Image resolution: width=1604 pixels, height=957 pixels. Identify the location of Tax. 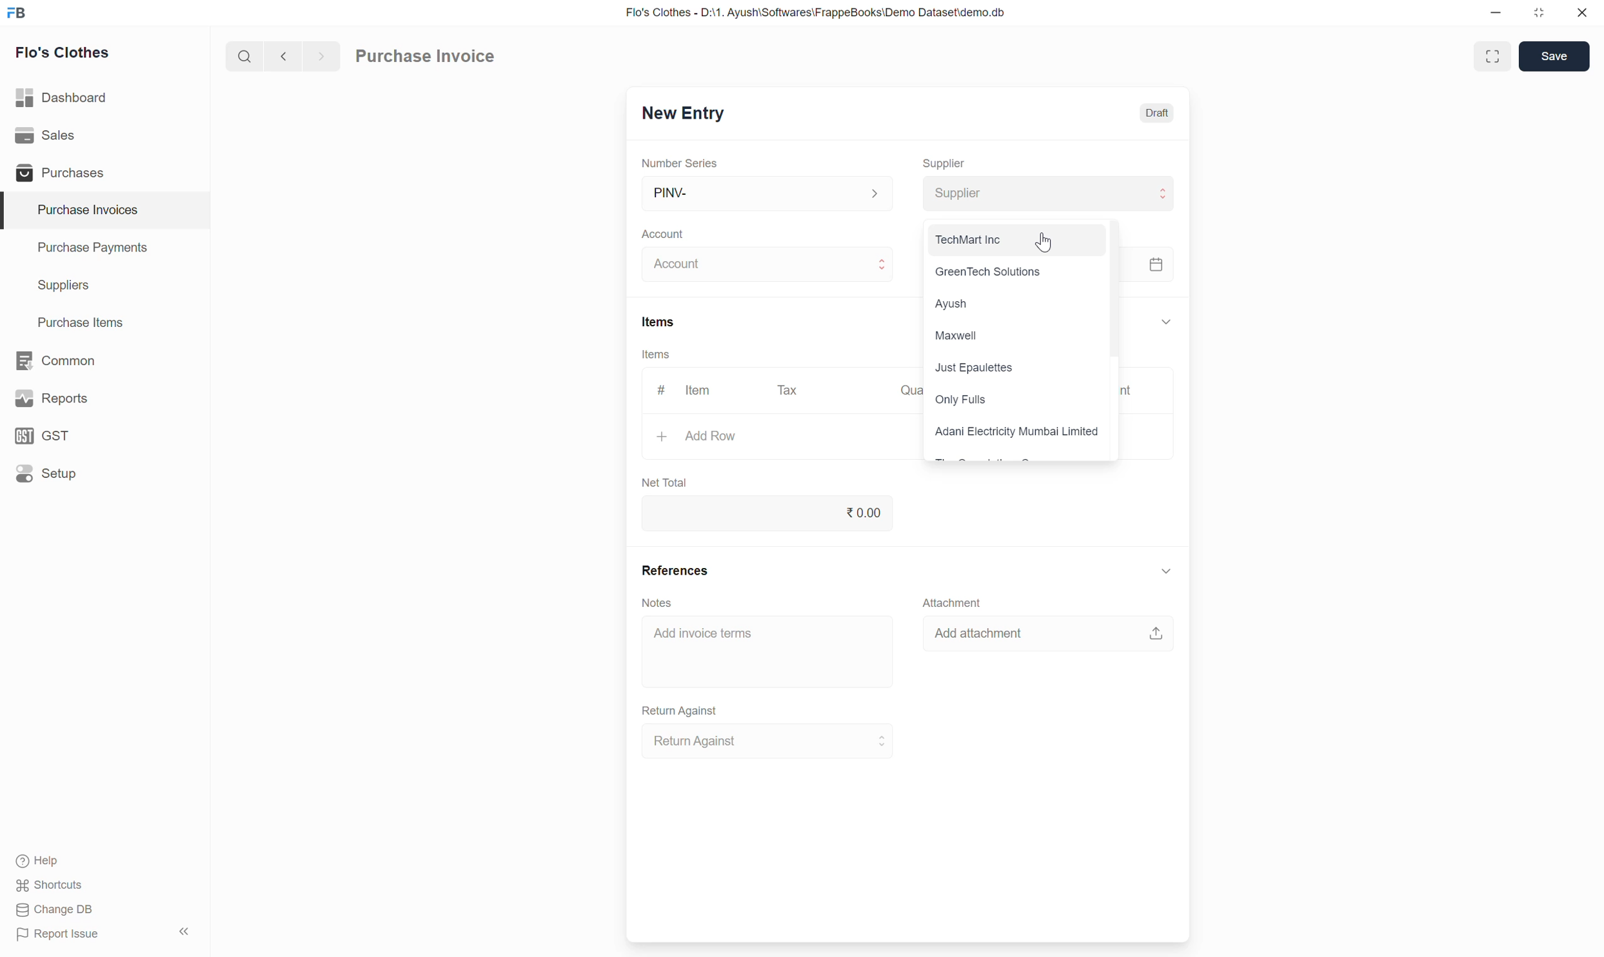
(791, 390).